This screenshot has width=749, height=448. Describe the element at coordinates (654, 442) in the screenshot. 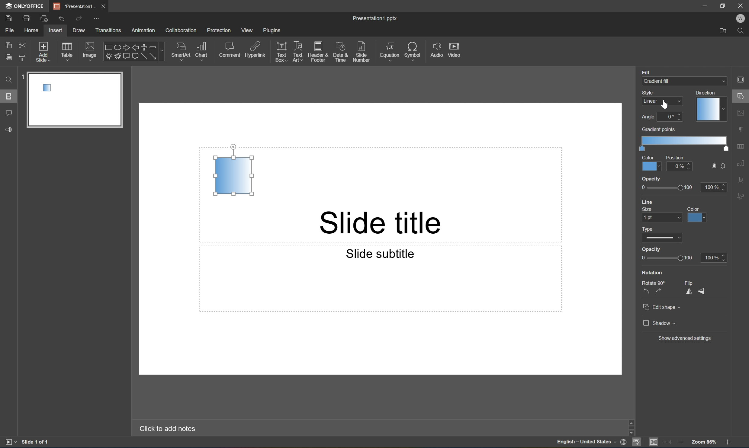

I see `Fit to slide` at that location.